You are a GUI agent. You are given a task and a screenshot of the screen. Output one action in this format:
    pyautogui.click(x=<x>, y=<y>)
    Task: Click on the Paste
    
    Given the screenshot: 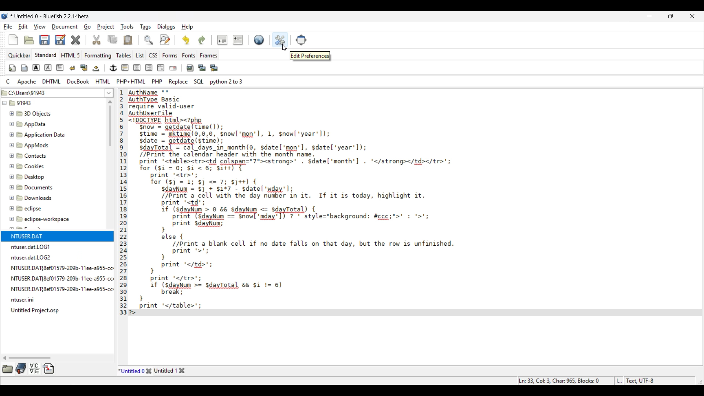 What is the action you would take?
    pyautogui.click(x=128, y=40)
    